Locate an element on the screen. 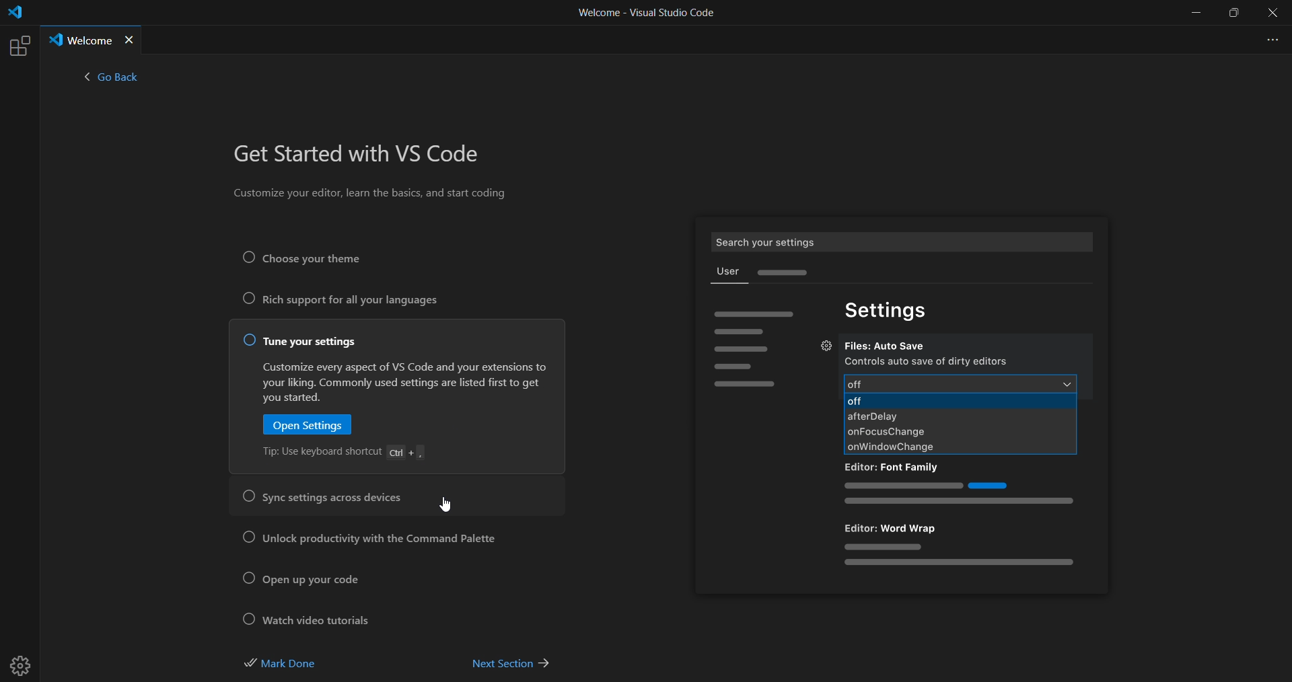 This screenshot has width=1292, height=682. tune your settings is located at coordinates (306, 342).